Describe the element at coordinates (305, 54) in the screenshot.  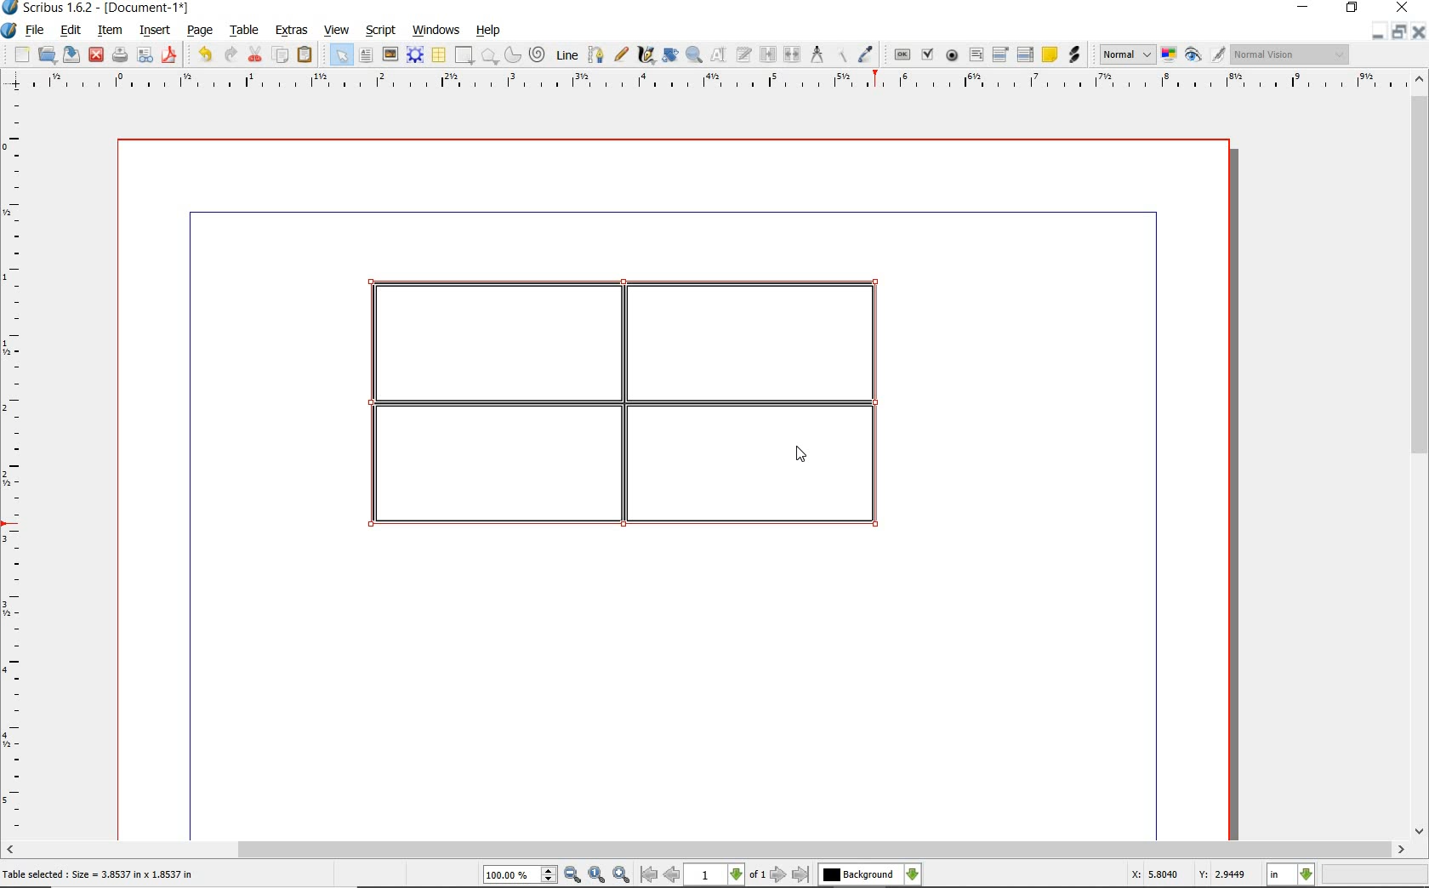
I see `paste` at that location.